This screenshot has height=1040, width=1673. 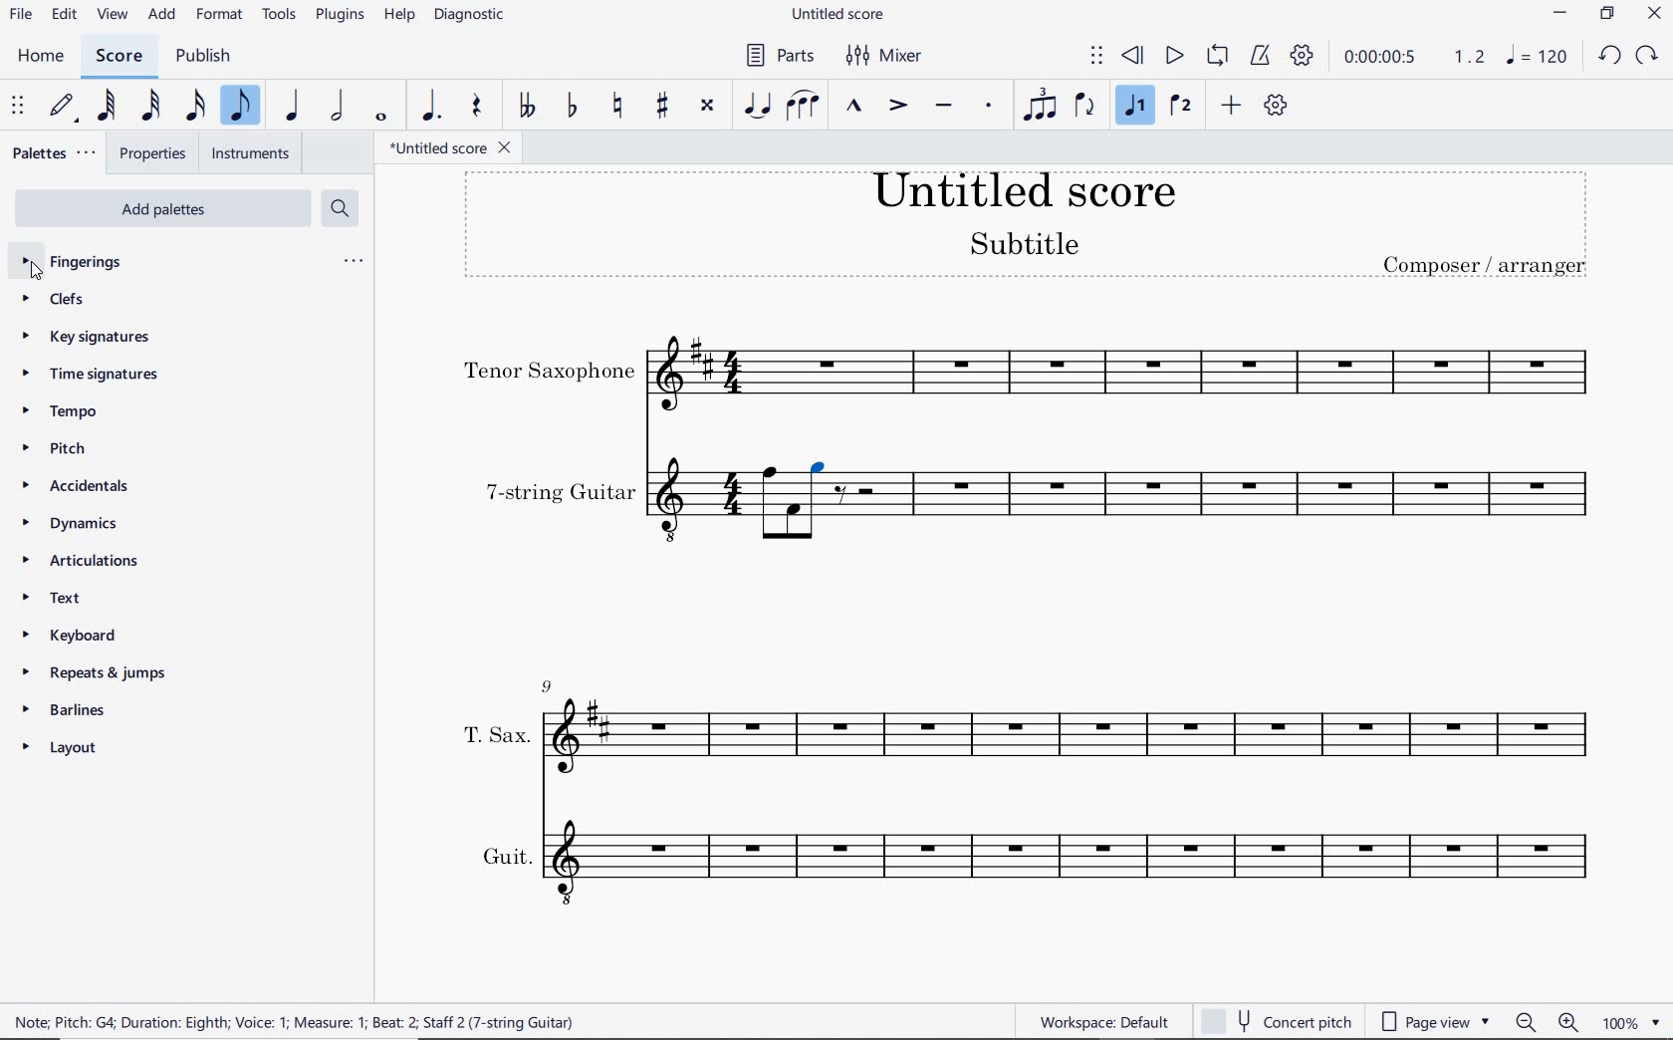 What do you see at coordinates (573, 107) in the screenshot?
I see `TOGGLE FLAT` at bounding box center [573, 107].